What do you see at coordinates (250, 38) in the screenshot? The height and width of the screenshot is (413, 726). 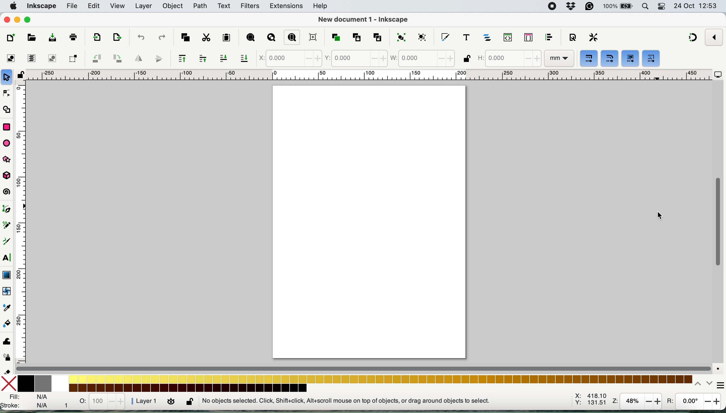 I see `zoom selection` at bounding box center [250, 38].